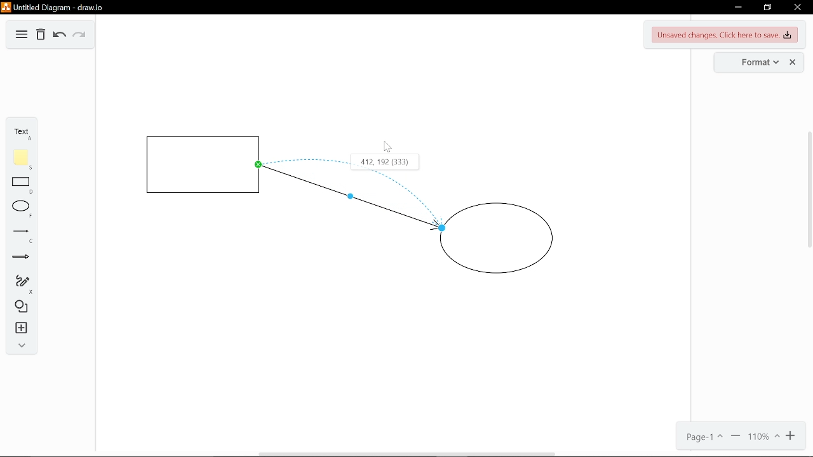 This screenshot has width=813, height=457. Describe the element at coordinates (21, 157) in the screenshot. I see `Note` at that location.